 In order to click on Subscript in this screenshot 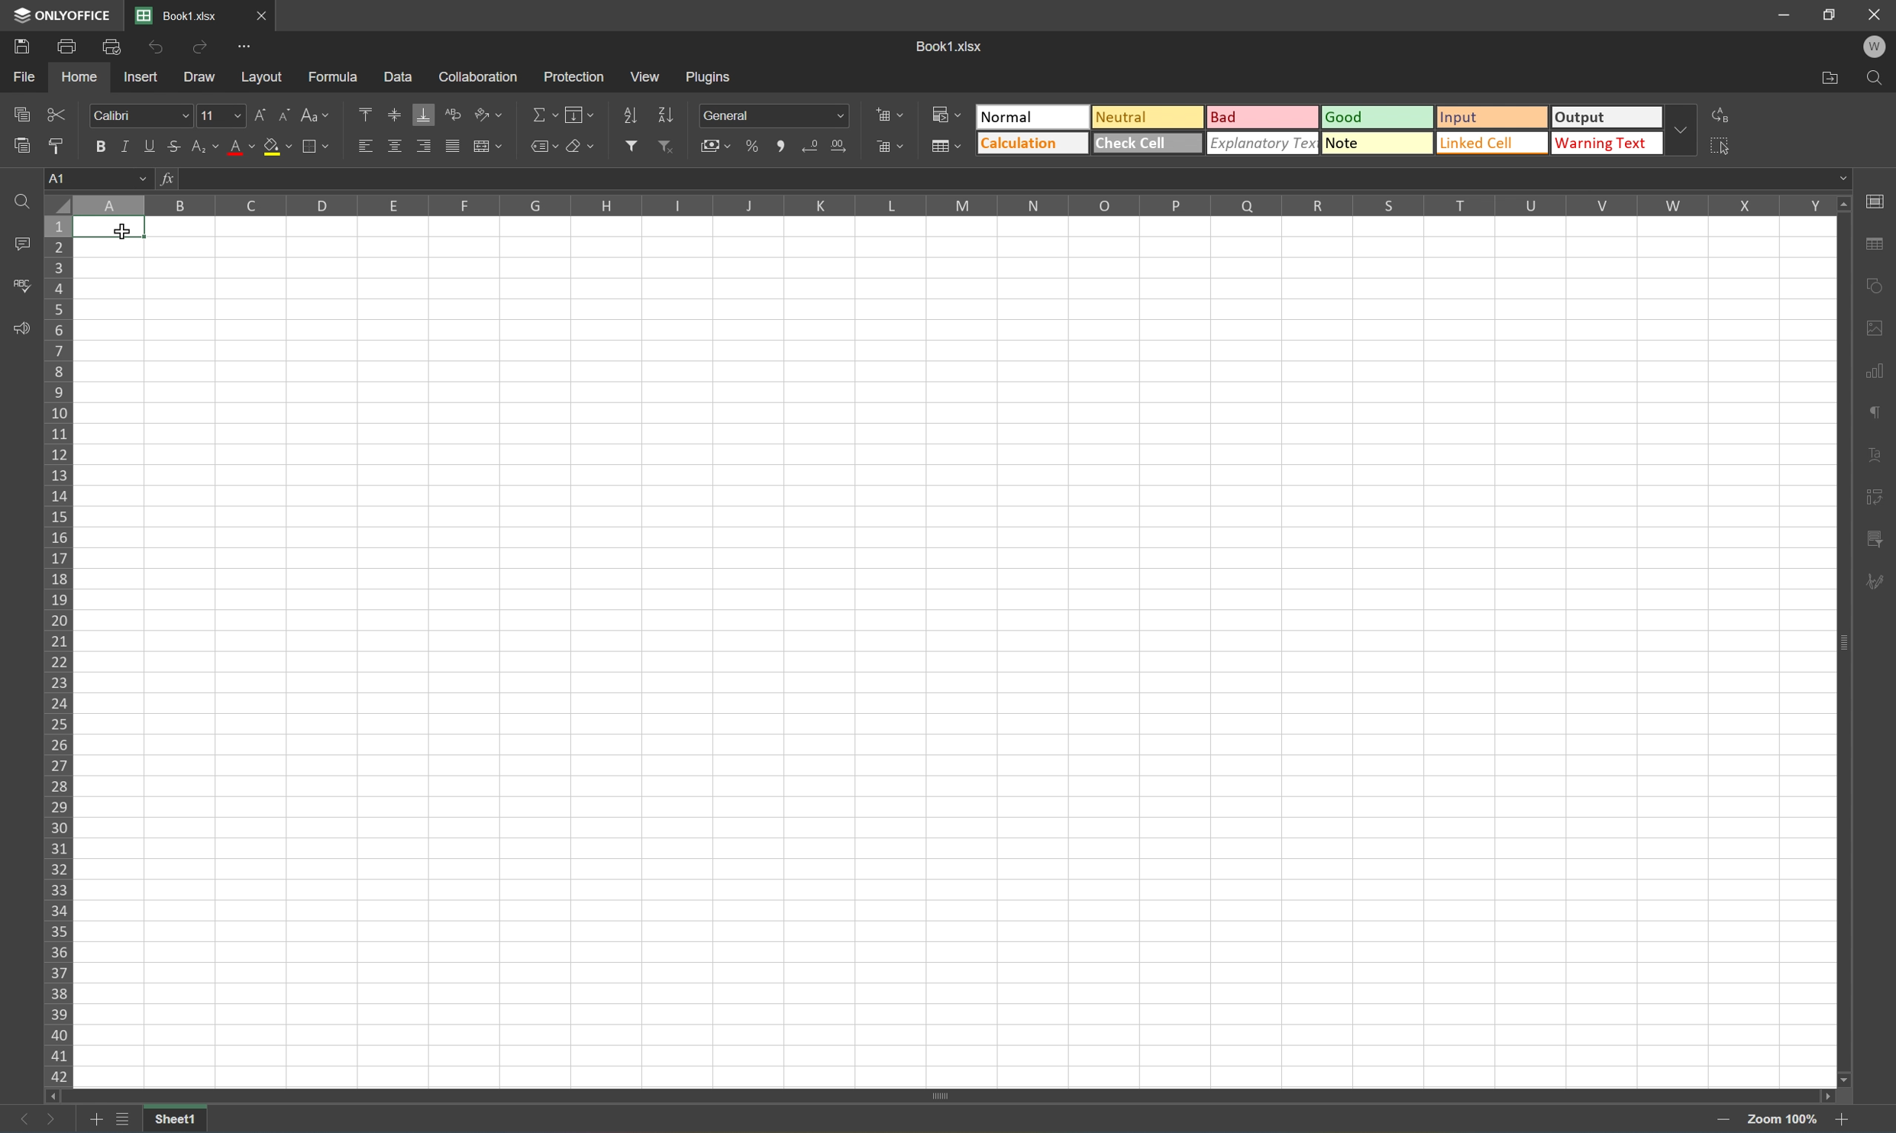, I will do `click(206, 147)`.